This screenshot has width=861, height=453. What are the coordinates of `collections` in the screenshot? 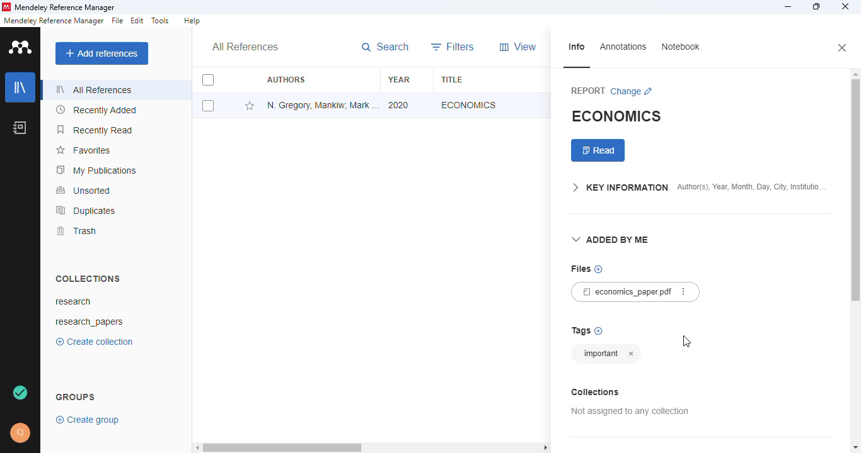 It's located at (594, 392).